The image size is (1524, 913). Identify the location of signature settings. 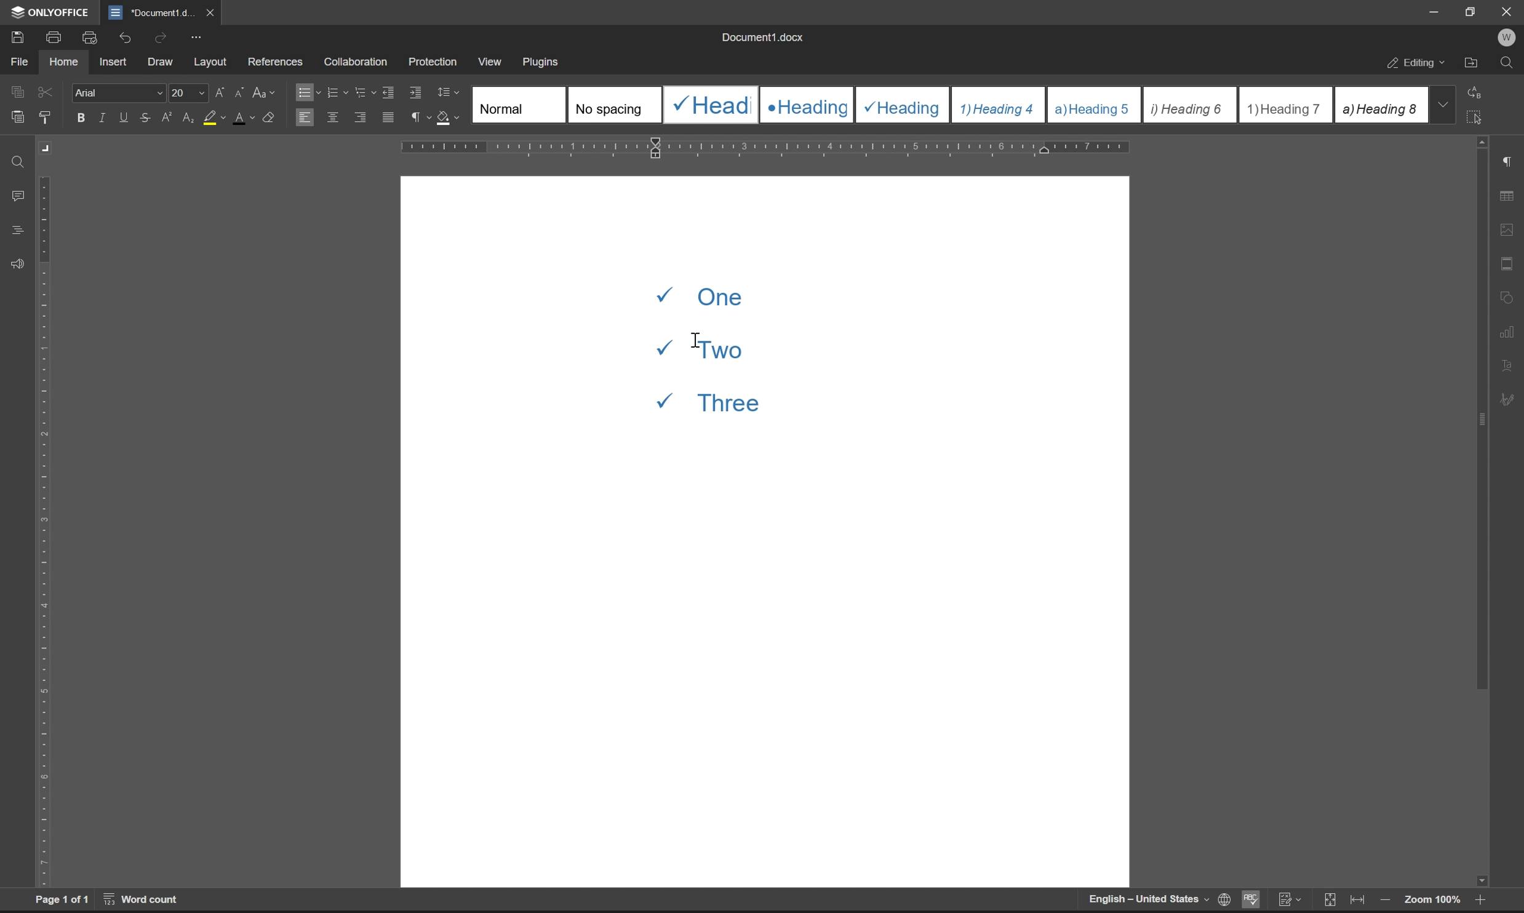
(1511, 400).